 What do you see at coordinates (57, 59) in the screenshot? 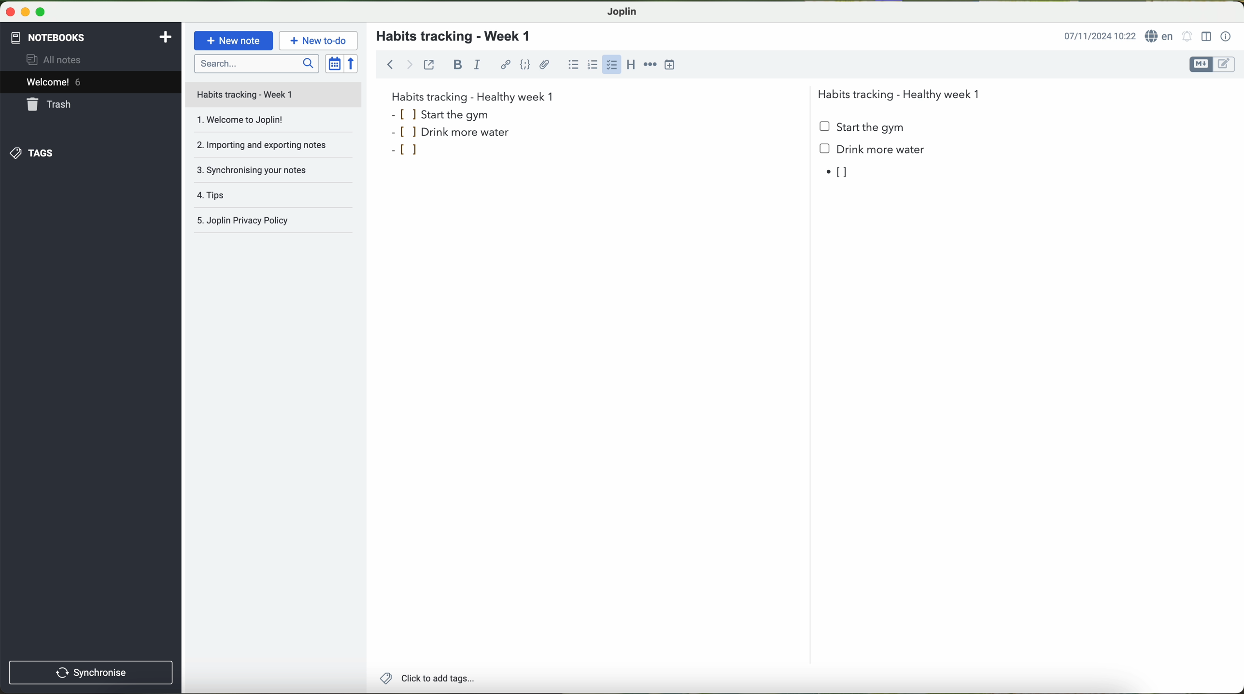
I see `all notes` at bounding box center [57, 59].